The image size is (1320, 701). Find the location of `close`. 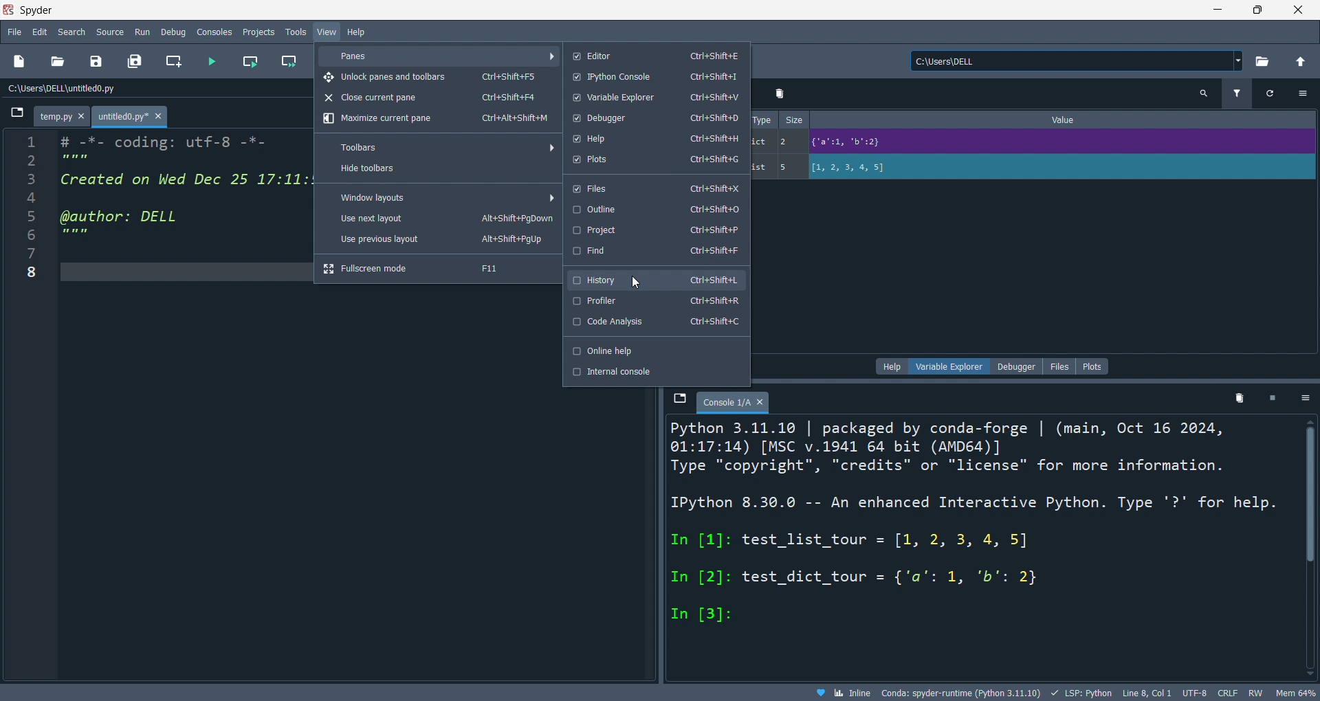

close is located at coordinates (1299, 10).